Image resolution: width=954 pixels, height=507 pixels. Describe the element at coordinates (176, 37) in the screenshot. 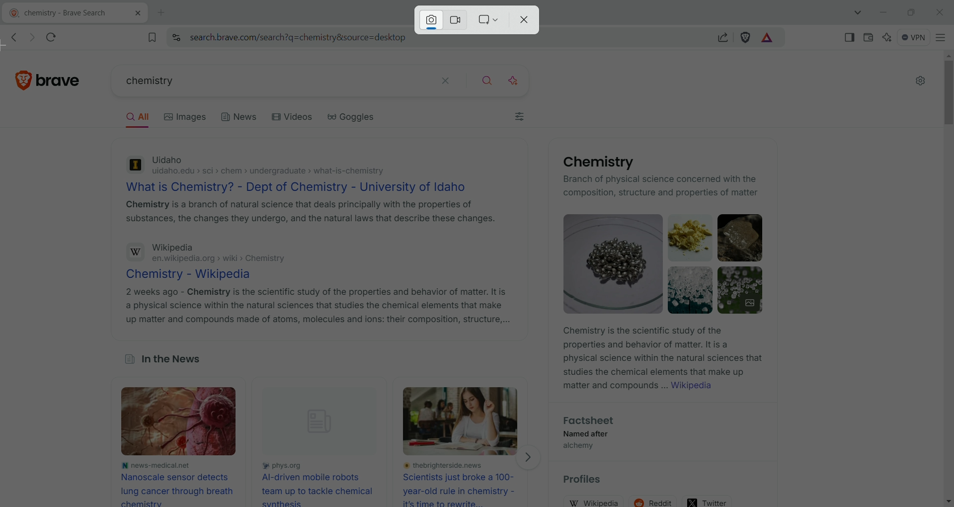

I see `view site information` at that location.